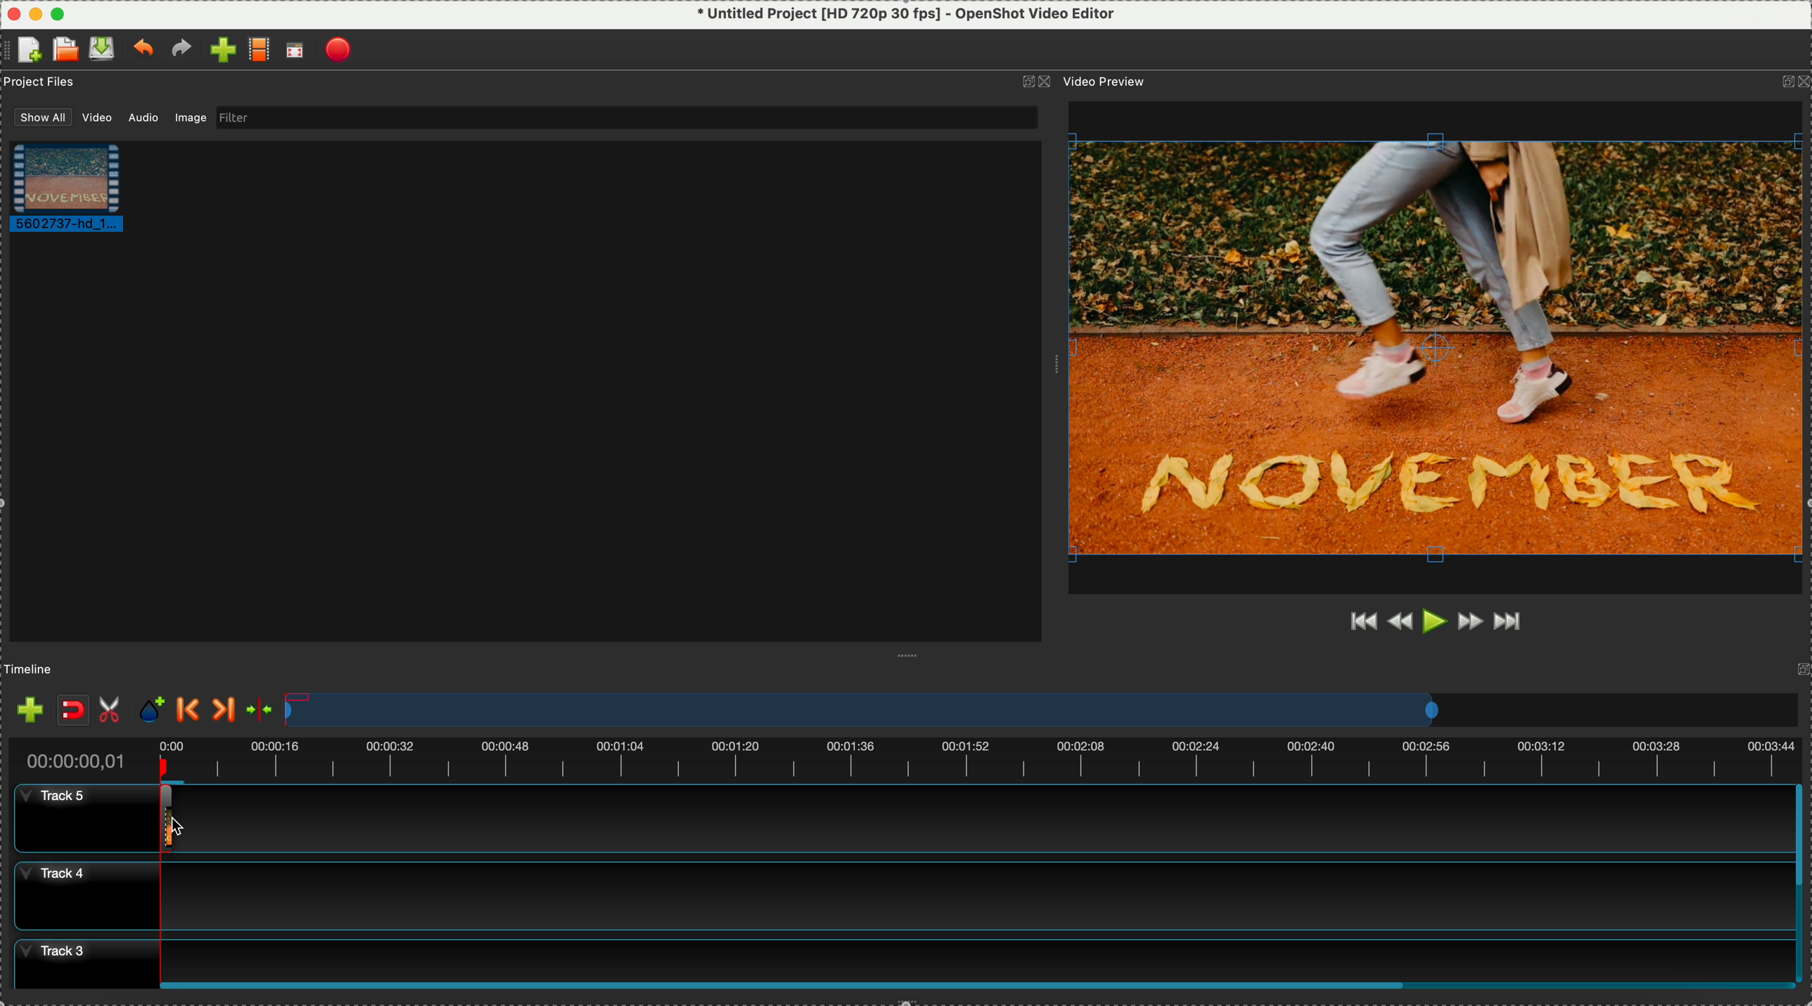 The image size is (1812, 1006). I want to click on minimize, so click(35, 12).